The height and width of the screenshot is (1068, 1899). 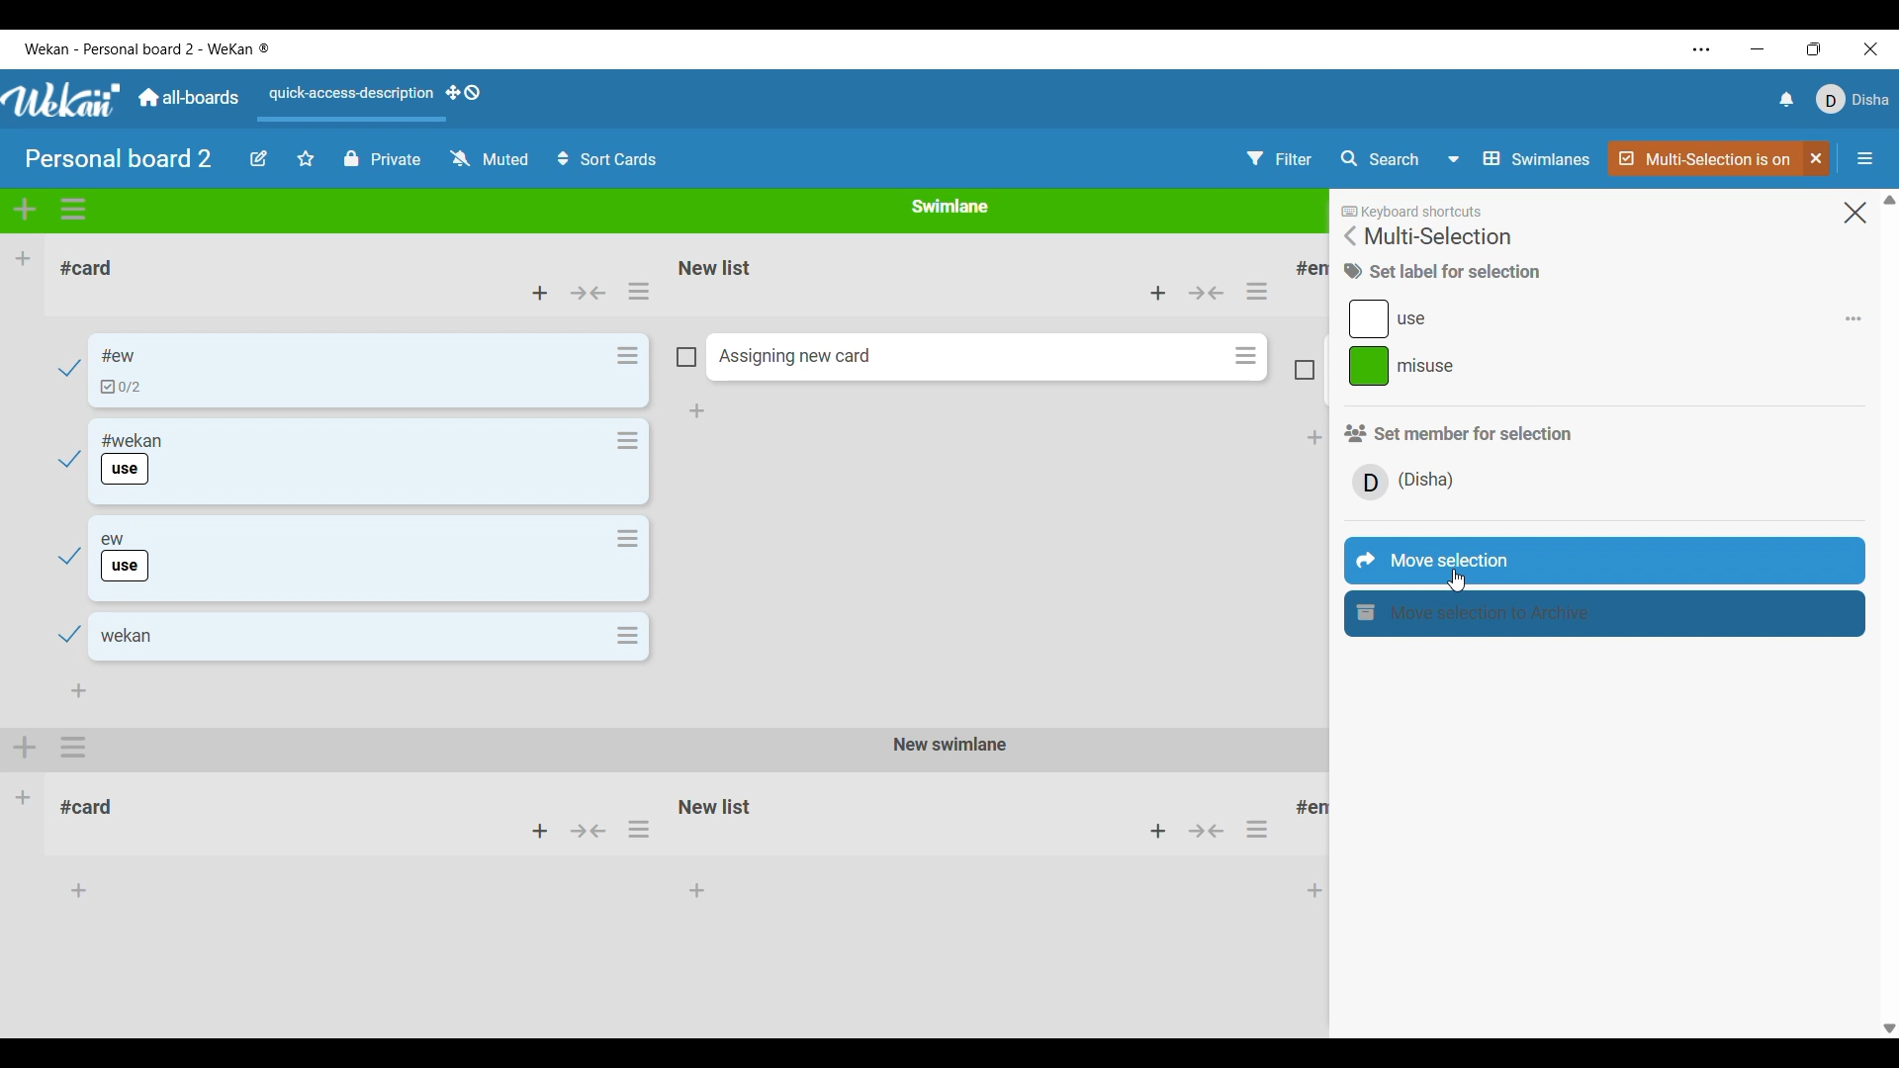 What do you see at coordinates (1855, 213) in the screenshot?
I see `Close menu` at bounding box center [1855, 213].